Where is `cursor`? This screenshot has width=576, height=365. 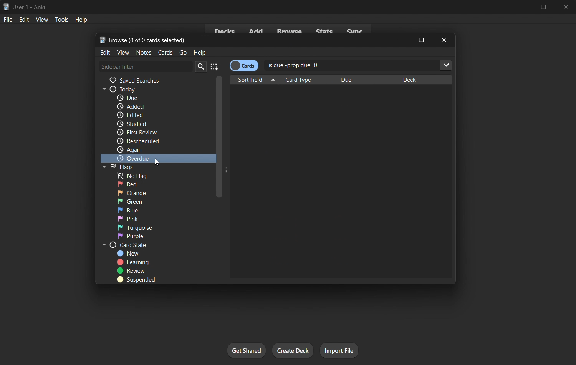
cursor is located at coordinates (156, 162).